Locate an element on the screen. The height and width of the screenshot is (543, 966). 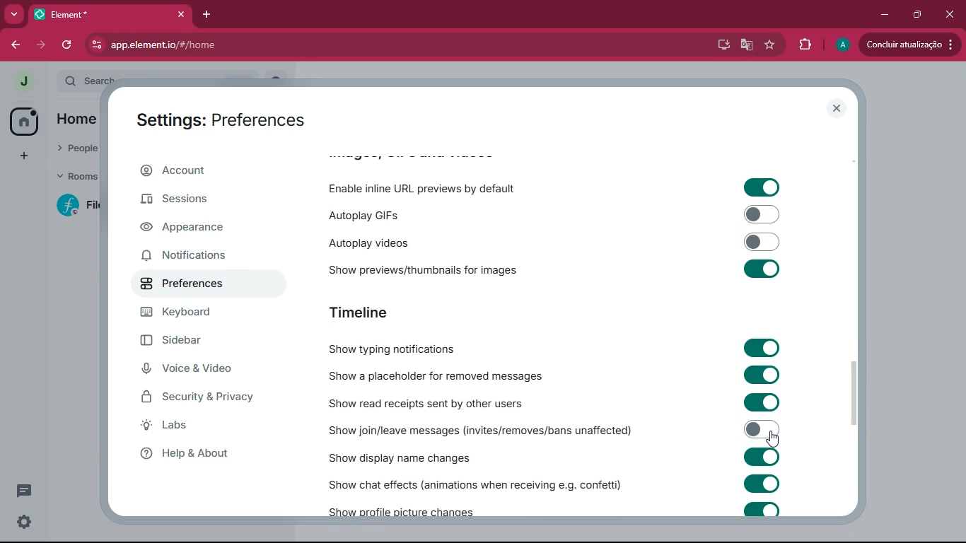
timeline is located at coordinates (386, 312).